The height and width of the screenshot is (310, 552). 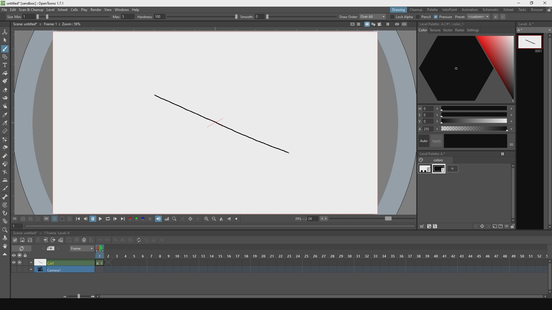 What do you see at coordinates (506, 226) in the screenshot?
I see `hide menu` at bounding box center [506, 226].